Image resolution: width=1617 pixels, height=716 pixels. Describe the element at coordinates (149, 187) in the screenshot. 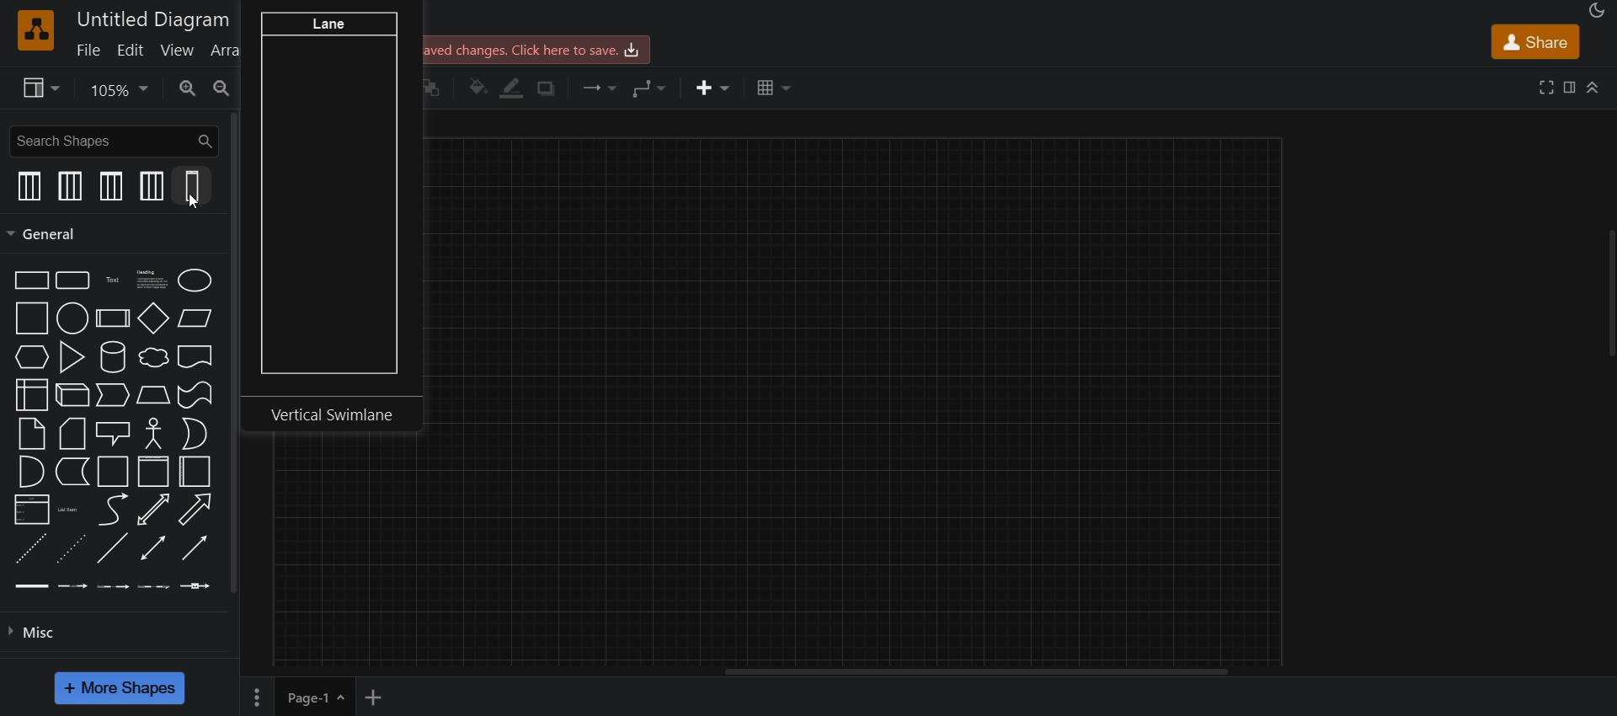

I see `vertical pool 2` at that location.